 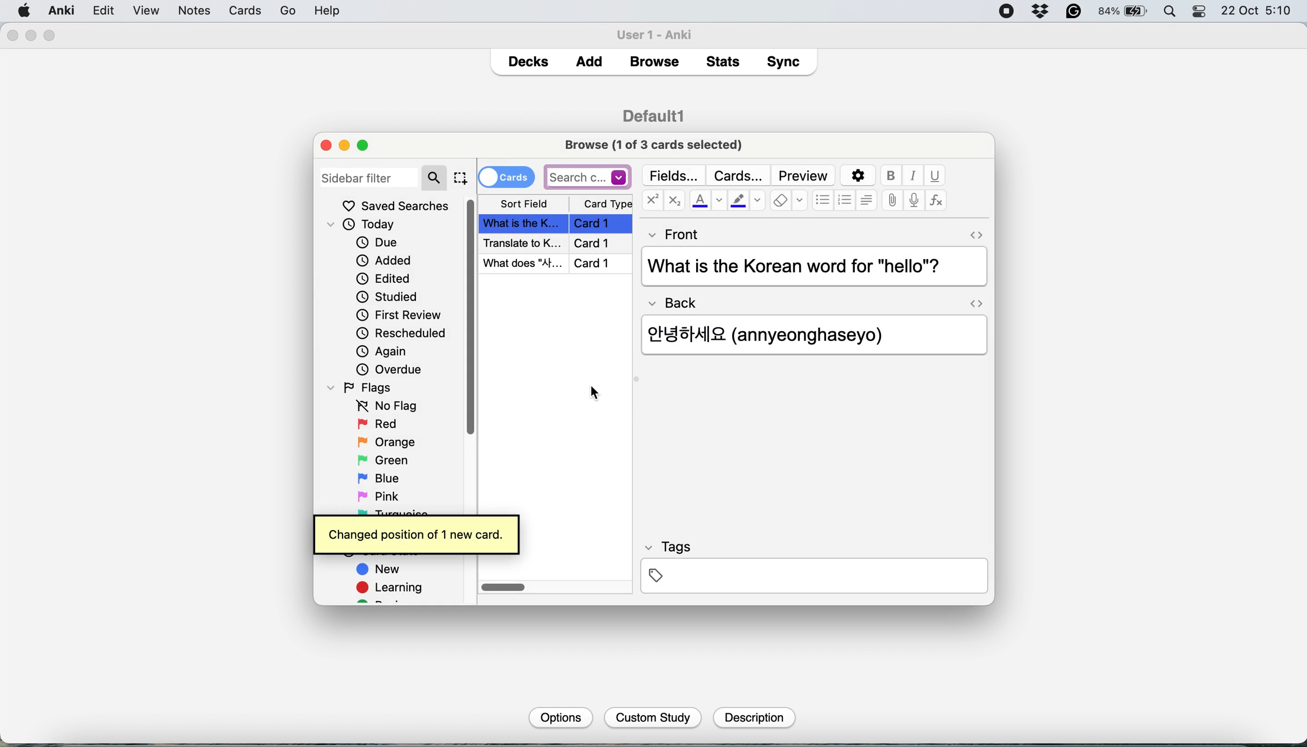 What do you see at coordinates (823, 201) in the screenshot?
I see `bullet list` at bounding box center [823, 201].